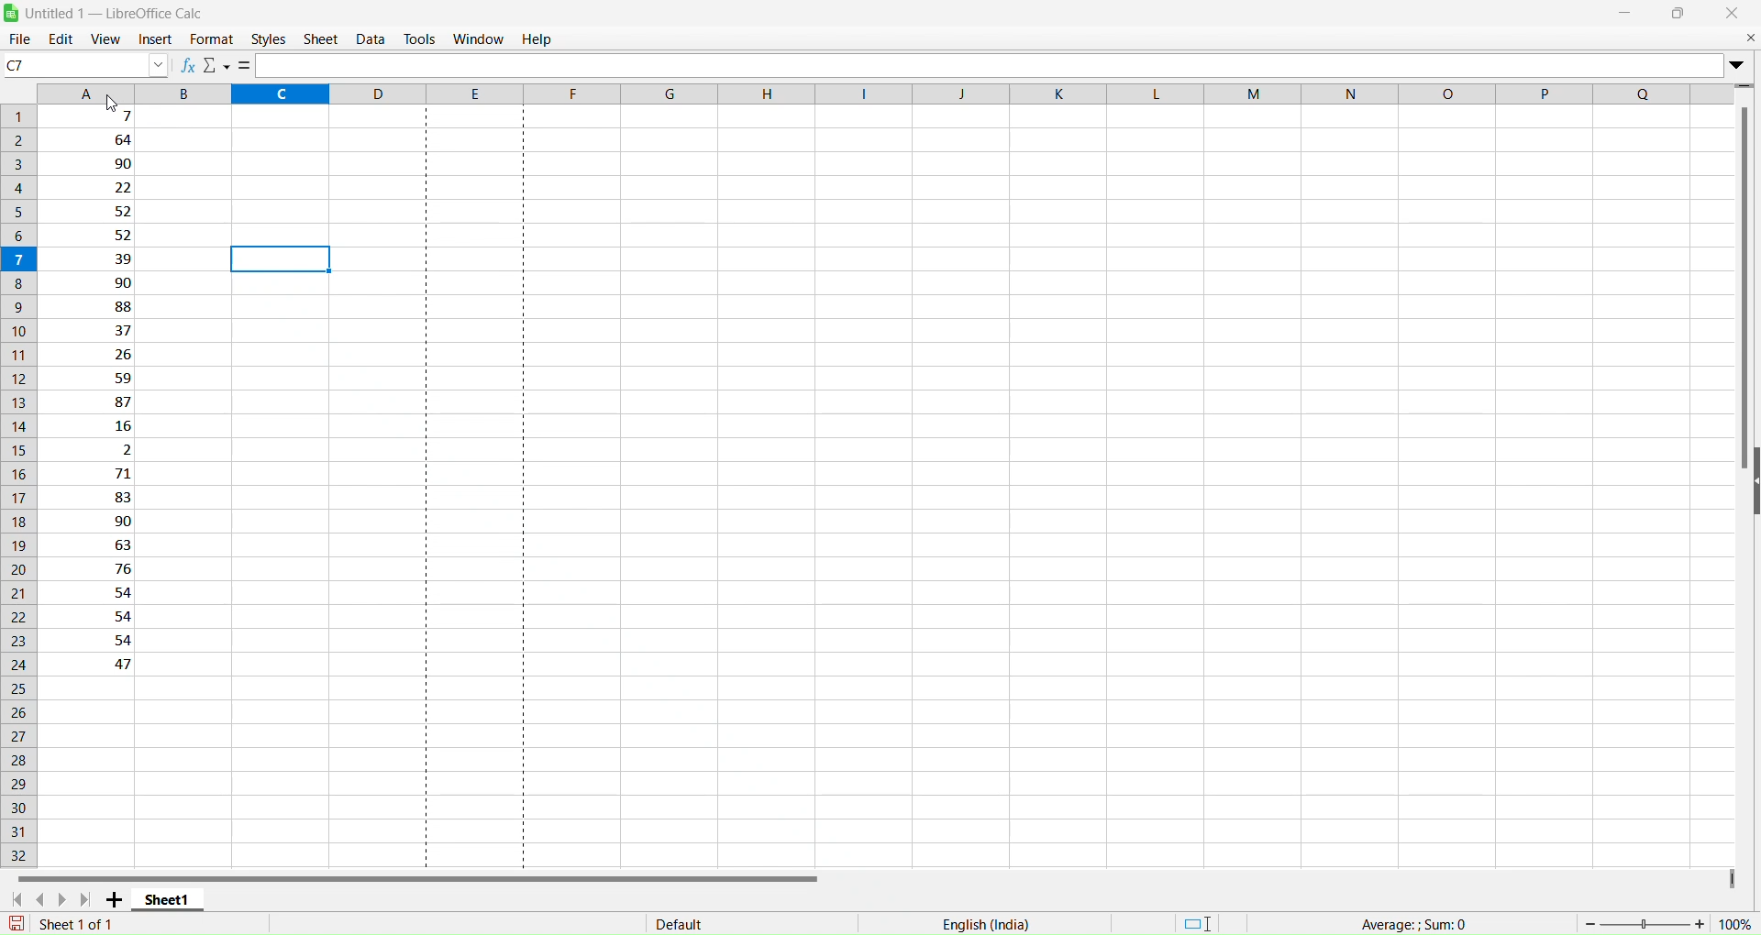 Image resolution: width=1761 pixels, height=935 pixels. I want to click on Minimize, so click(1626, 12).